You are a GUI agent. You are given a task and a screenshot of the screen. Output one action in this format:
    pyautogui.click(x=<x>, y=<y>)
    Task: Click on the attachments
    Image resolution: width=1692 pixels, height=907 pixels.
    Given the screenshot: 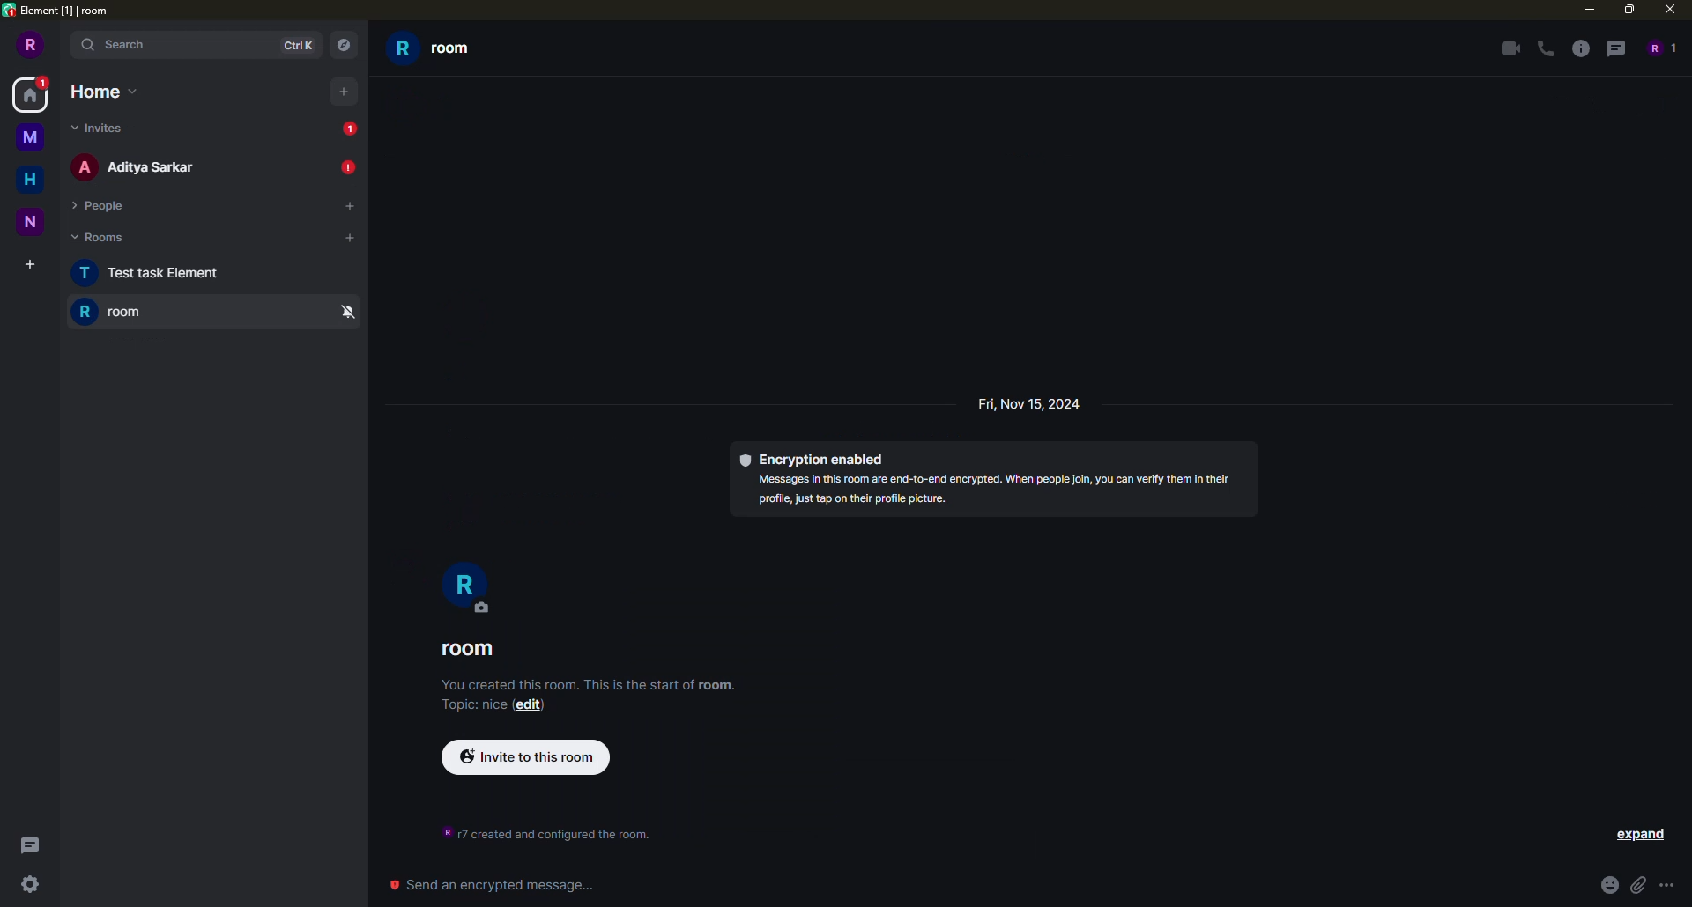 What is the action you would take?
    pyautogui.click(x=1636, y=887)
    